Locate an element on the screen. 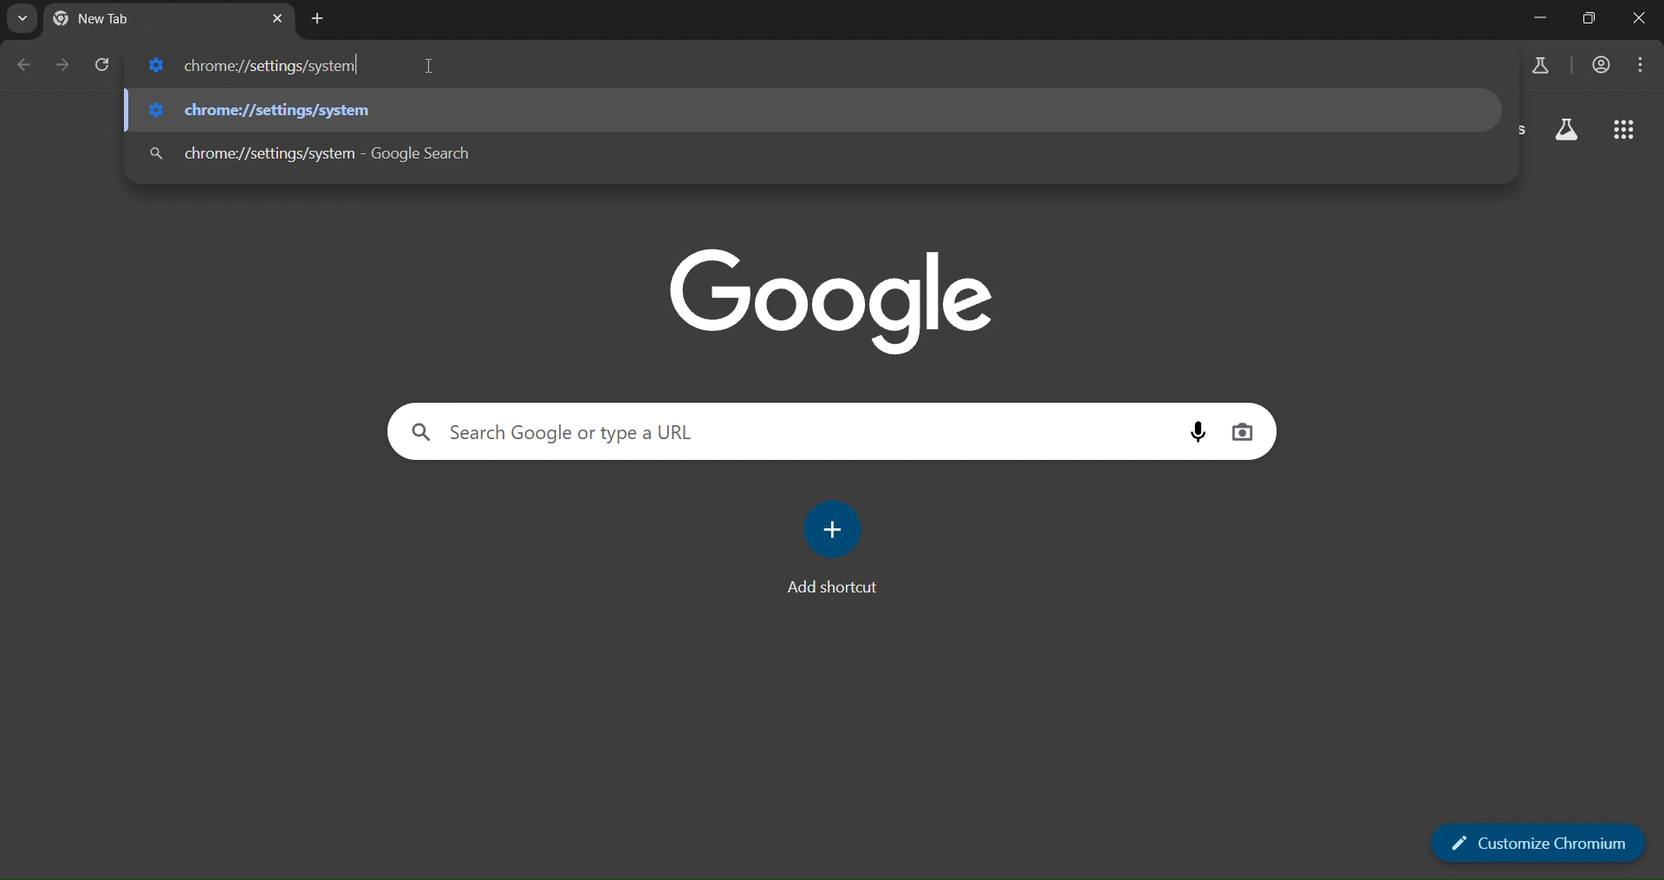 Image resolution: width=1664 pixels, height=880 pixels. accounts is located at coordinates (1605, 65).